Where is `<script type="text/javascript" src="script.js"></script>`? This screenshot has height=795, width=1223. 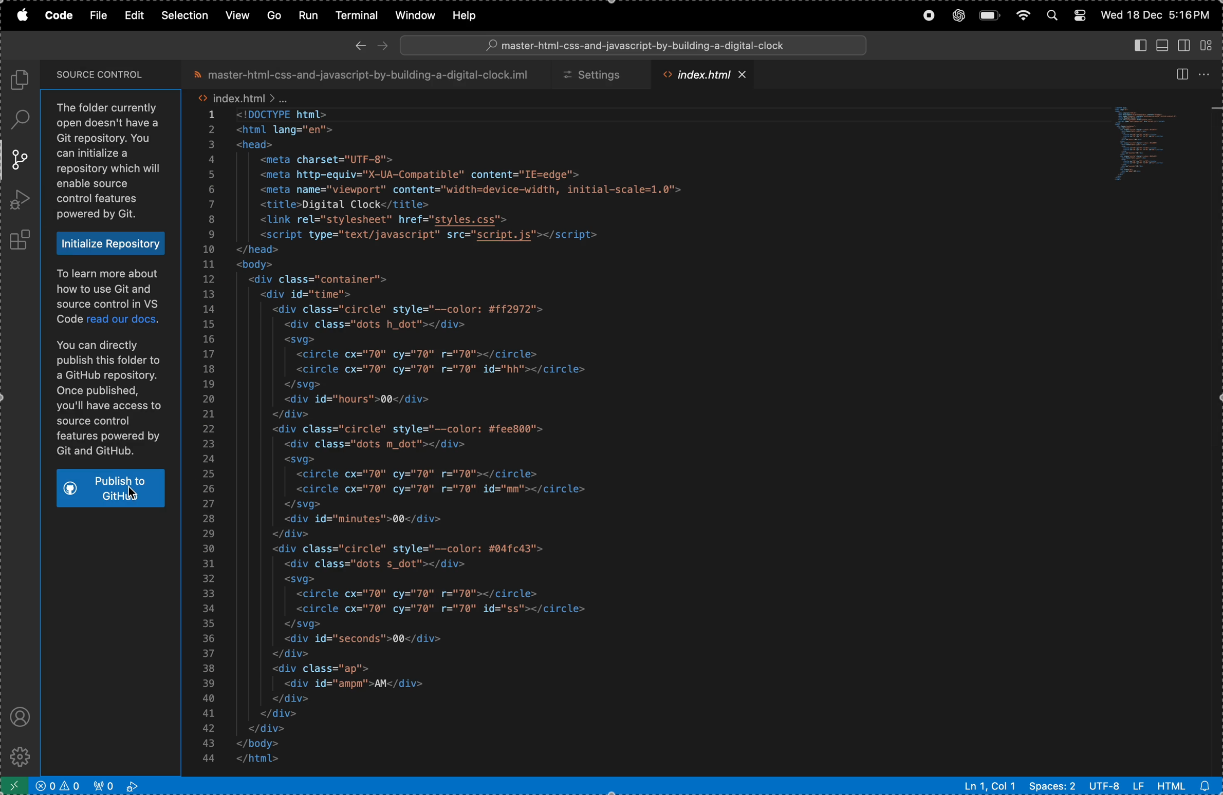
<script type="text/javascript" src="script.js"></script> is located at coordinates (446, 235).